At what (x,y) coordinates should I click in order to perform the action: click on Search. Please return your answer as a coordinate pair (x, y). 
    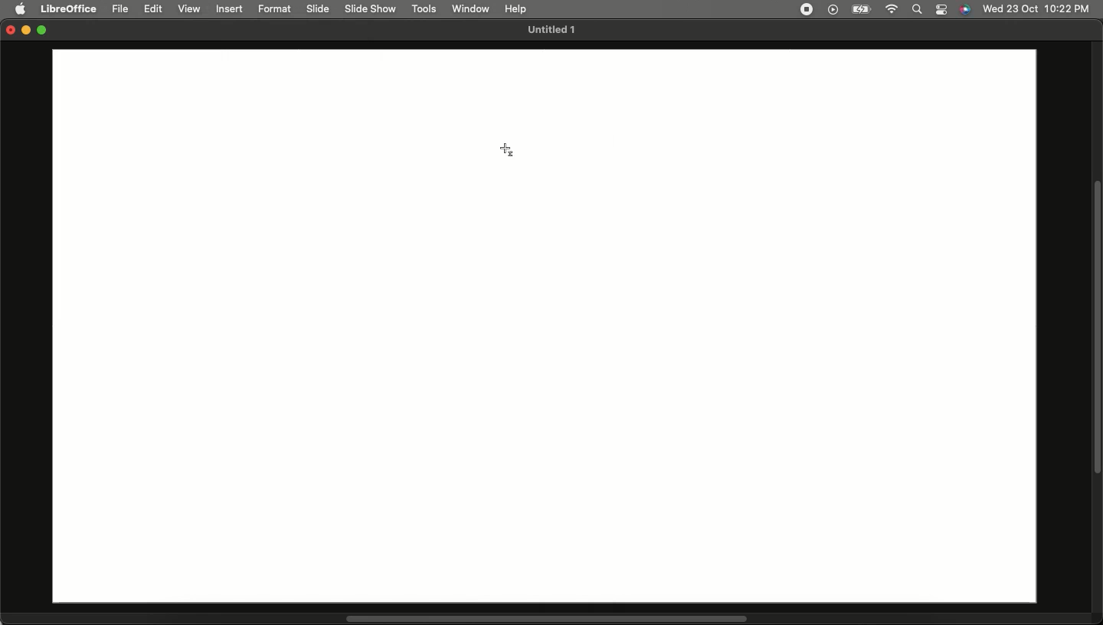
    Looking at the image, I should click on (916, 10).